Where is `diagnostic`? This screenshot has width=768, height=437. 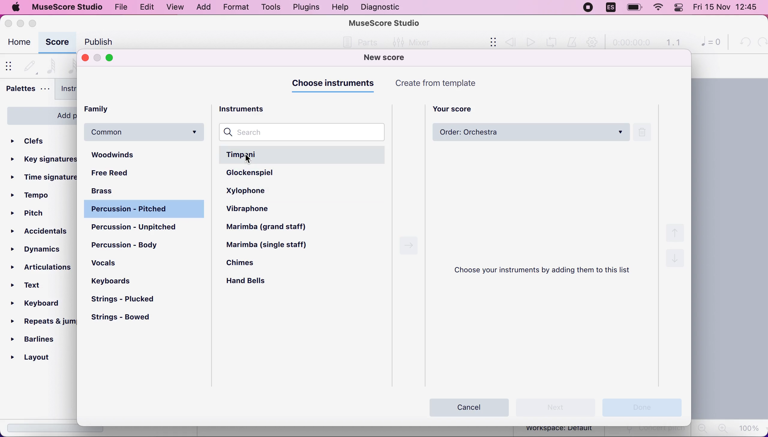 diagnostic is located at coordinates (382, 7).